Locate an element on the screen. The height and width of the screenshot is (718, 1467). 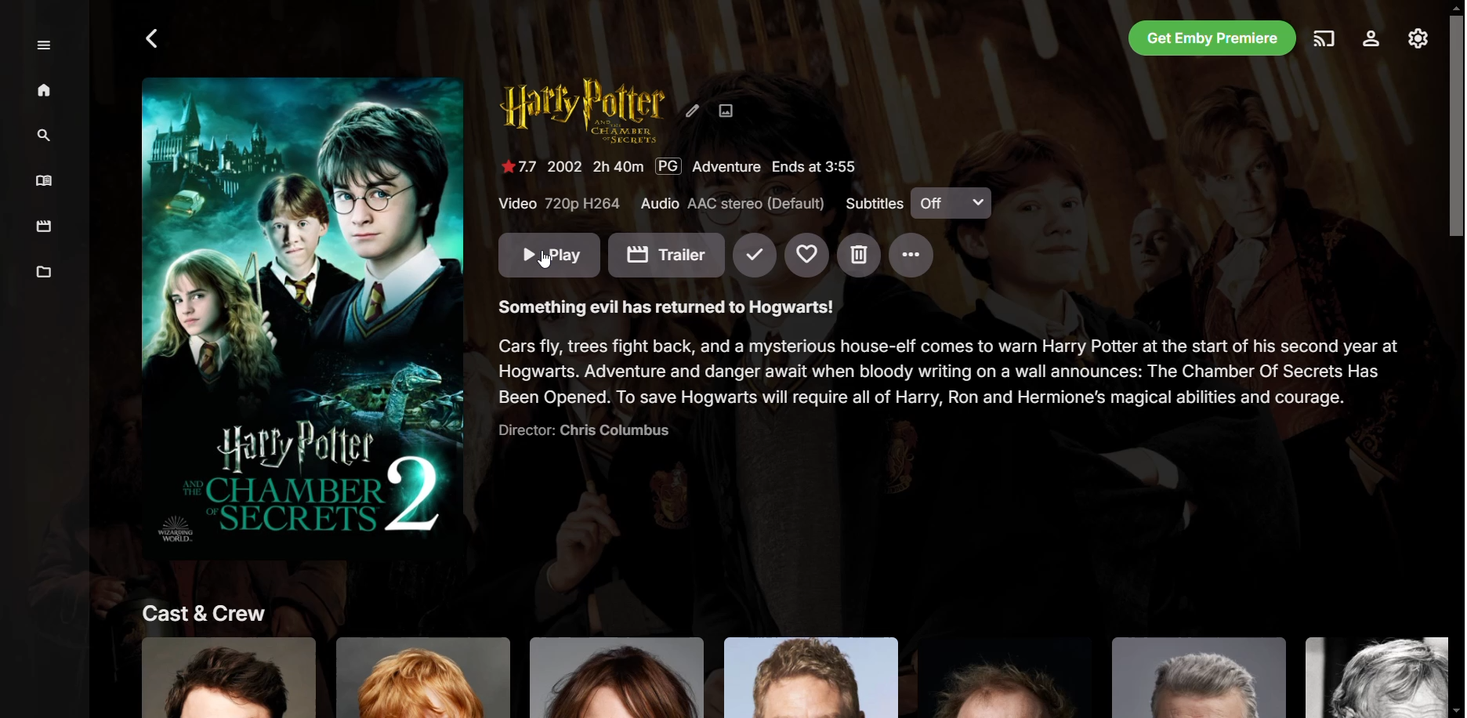
Edit Metadata is located at coordinates (693, 111).